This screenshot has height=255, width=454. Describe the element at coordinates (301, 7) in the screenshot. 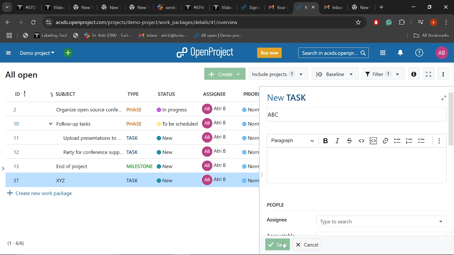

I see `Search tabs` at that location.